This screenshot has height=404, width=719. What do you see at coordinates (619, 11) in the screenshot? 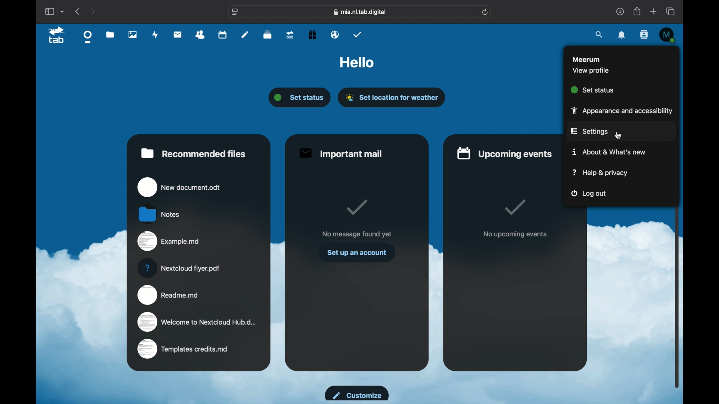
I see `downloads` at bounding box center [619, 11].